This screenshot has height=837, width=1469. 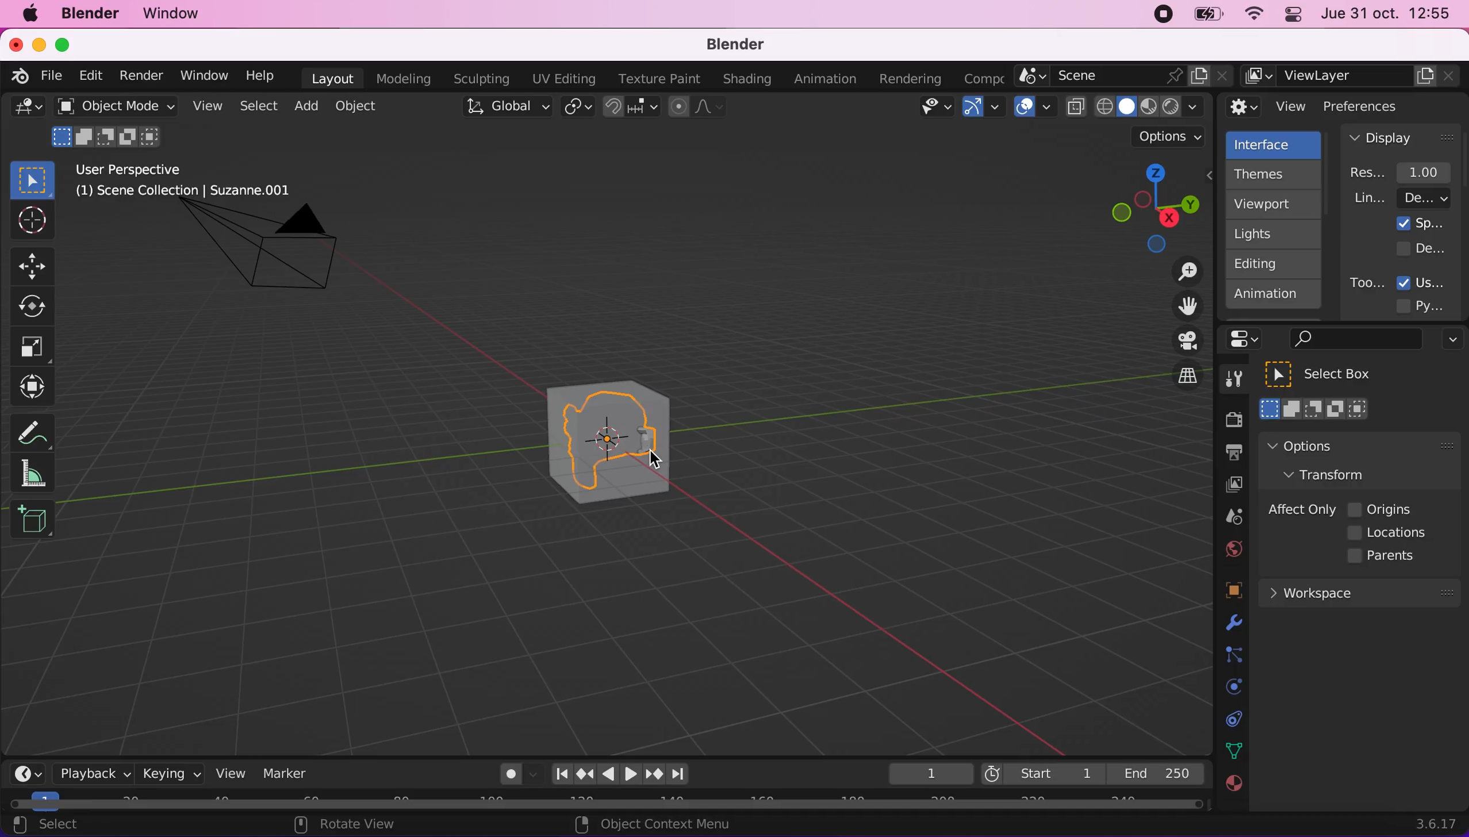 What do you see at coordinates (1268, 263) in the screenshot?
I see `editing` at bounding box center [1268, 263].